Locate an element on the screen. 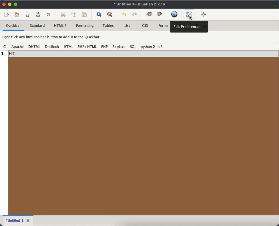  untitled 1 is located at coordinates (15, 220).